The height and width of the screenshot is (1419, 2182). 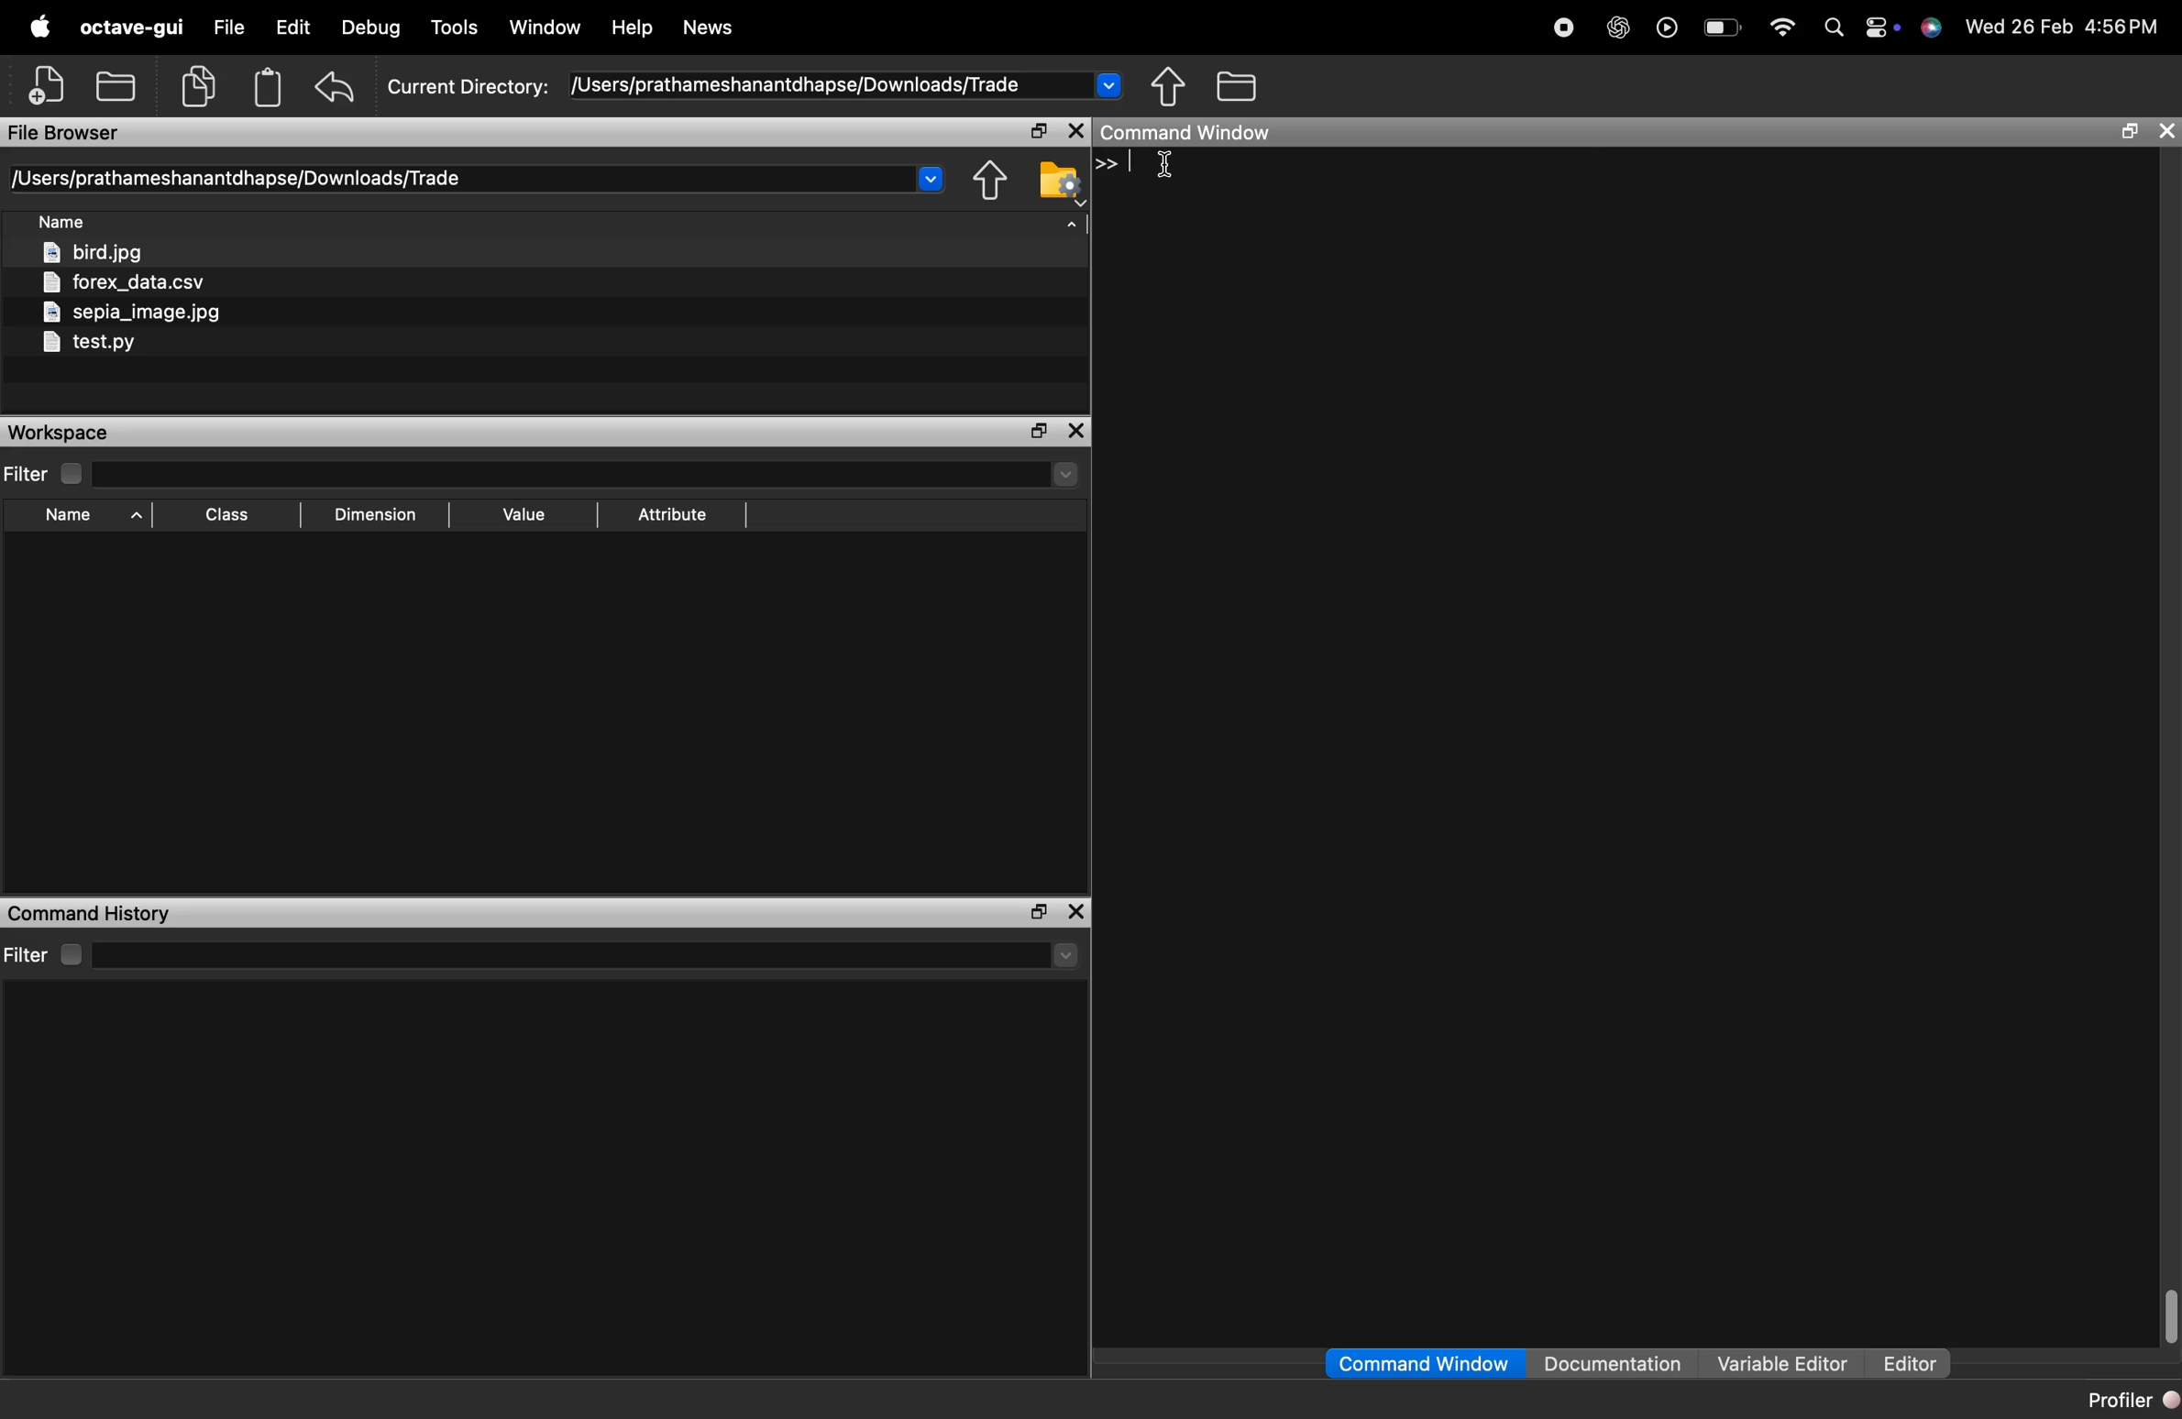 I want to click on Value, so click(x=523, y=514).